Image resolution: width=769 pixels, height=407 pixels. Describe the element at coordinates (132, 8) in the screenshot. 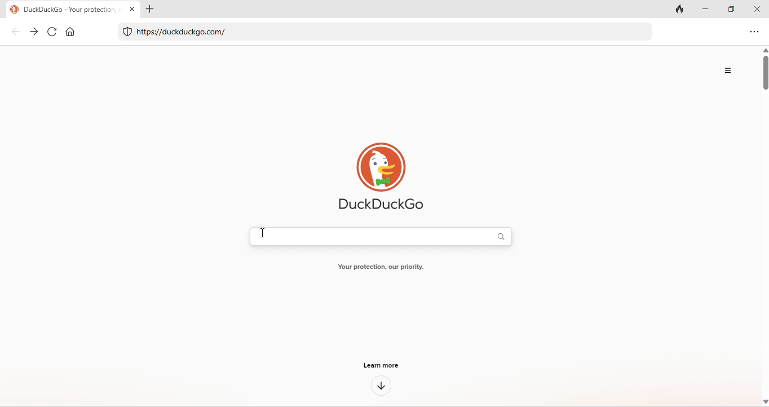

I see `close` at that location.